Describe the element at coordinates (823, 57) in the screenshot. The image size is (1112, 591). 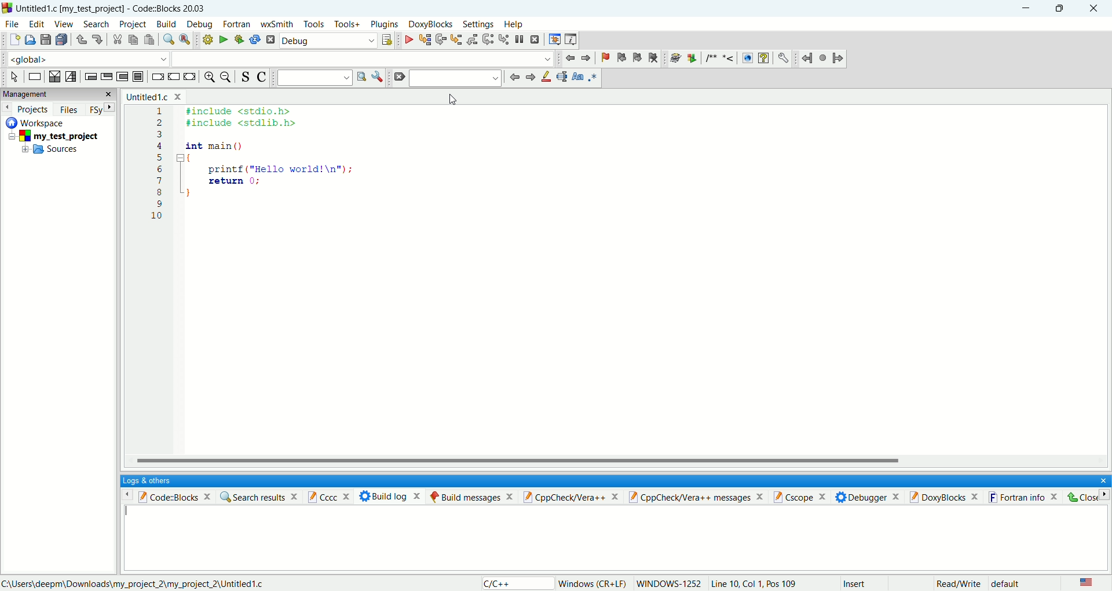
I see `last jump` at that location.